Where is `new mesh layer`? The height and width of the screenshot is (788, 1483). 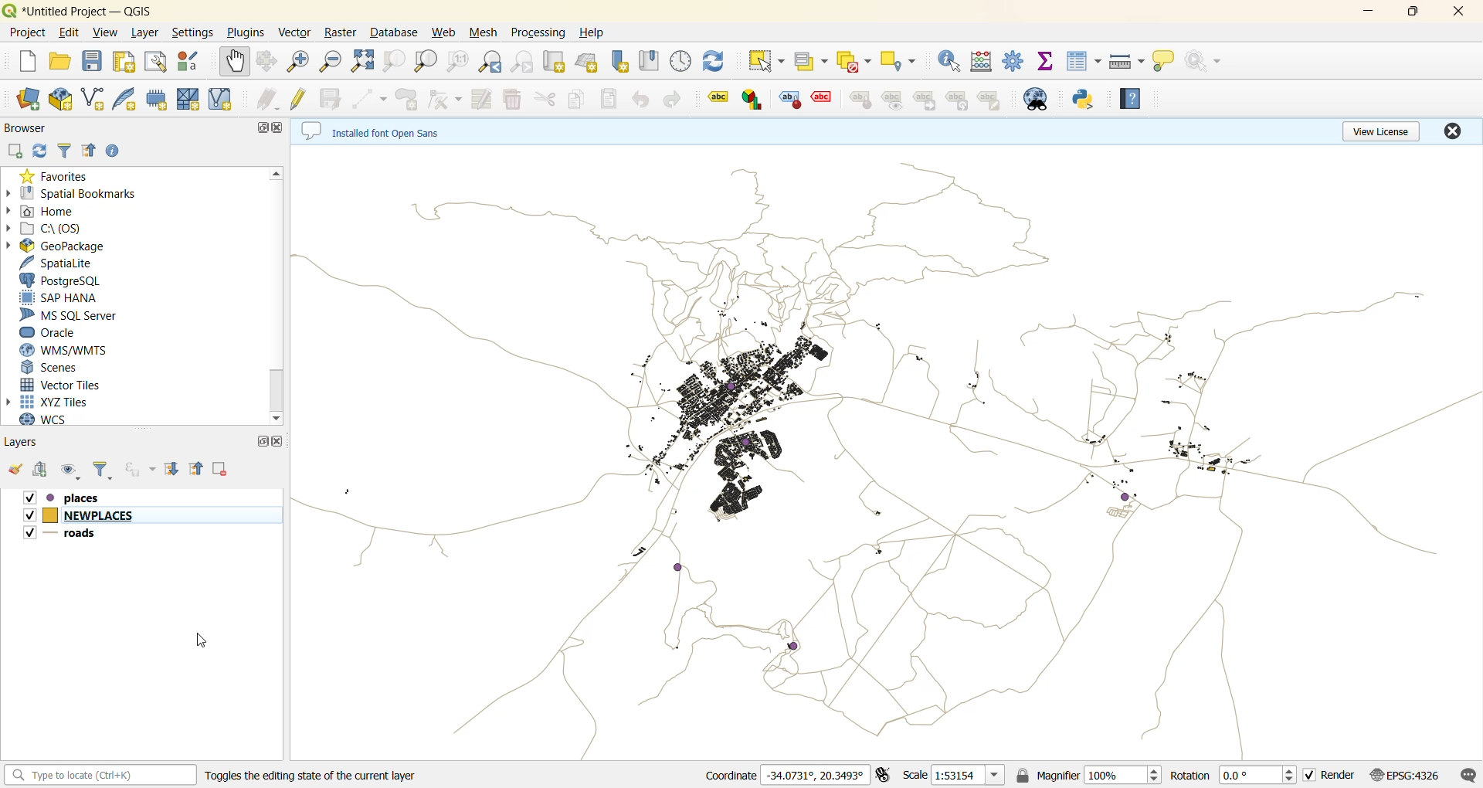 new mesh layer is located at coordinates (190, 98).